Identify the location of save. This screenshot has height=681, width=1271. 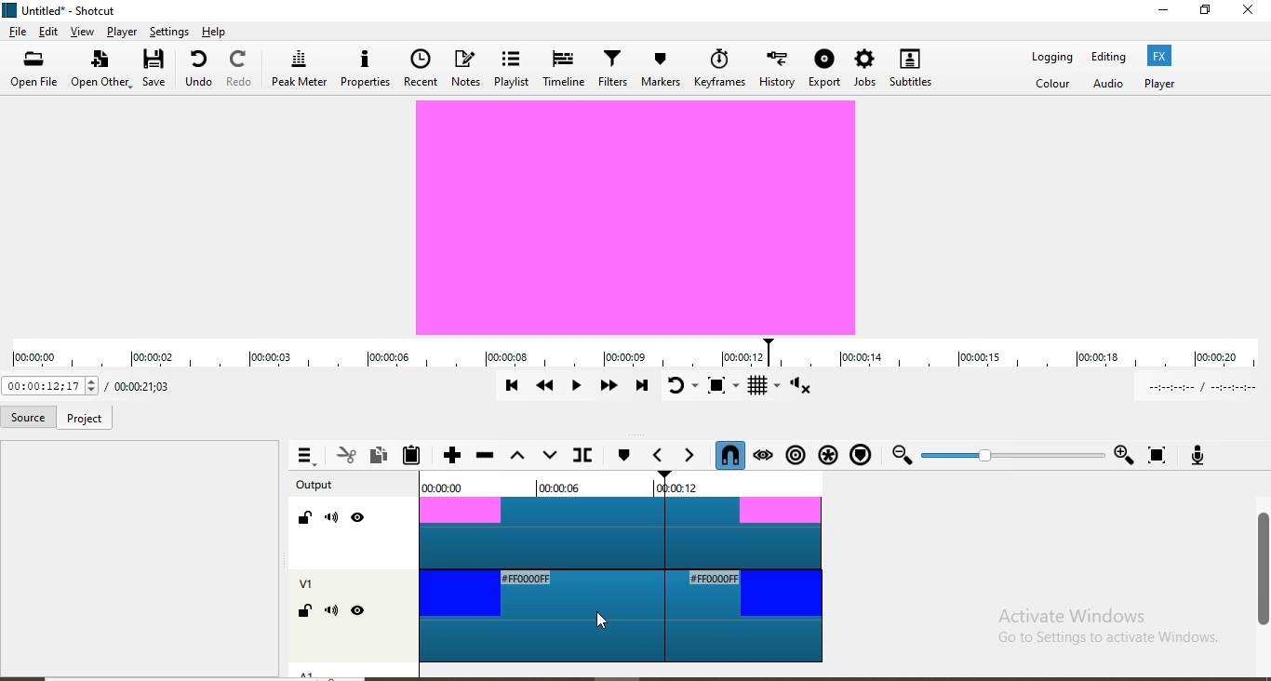
(158, 71).